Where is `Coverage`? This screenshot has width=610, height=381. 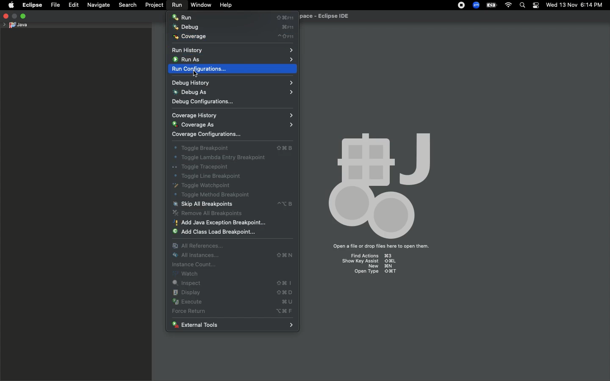
Coverage is located at coordinates (234, 37).